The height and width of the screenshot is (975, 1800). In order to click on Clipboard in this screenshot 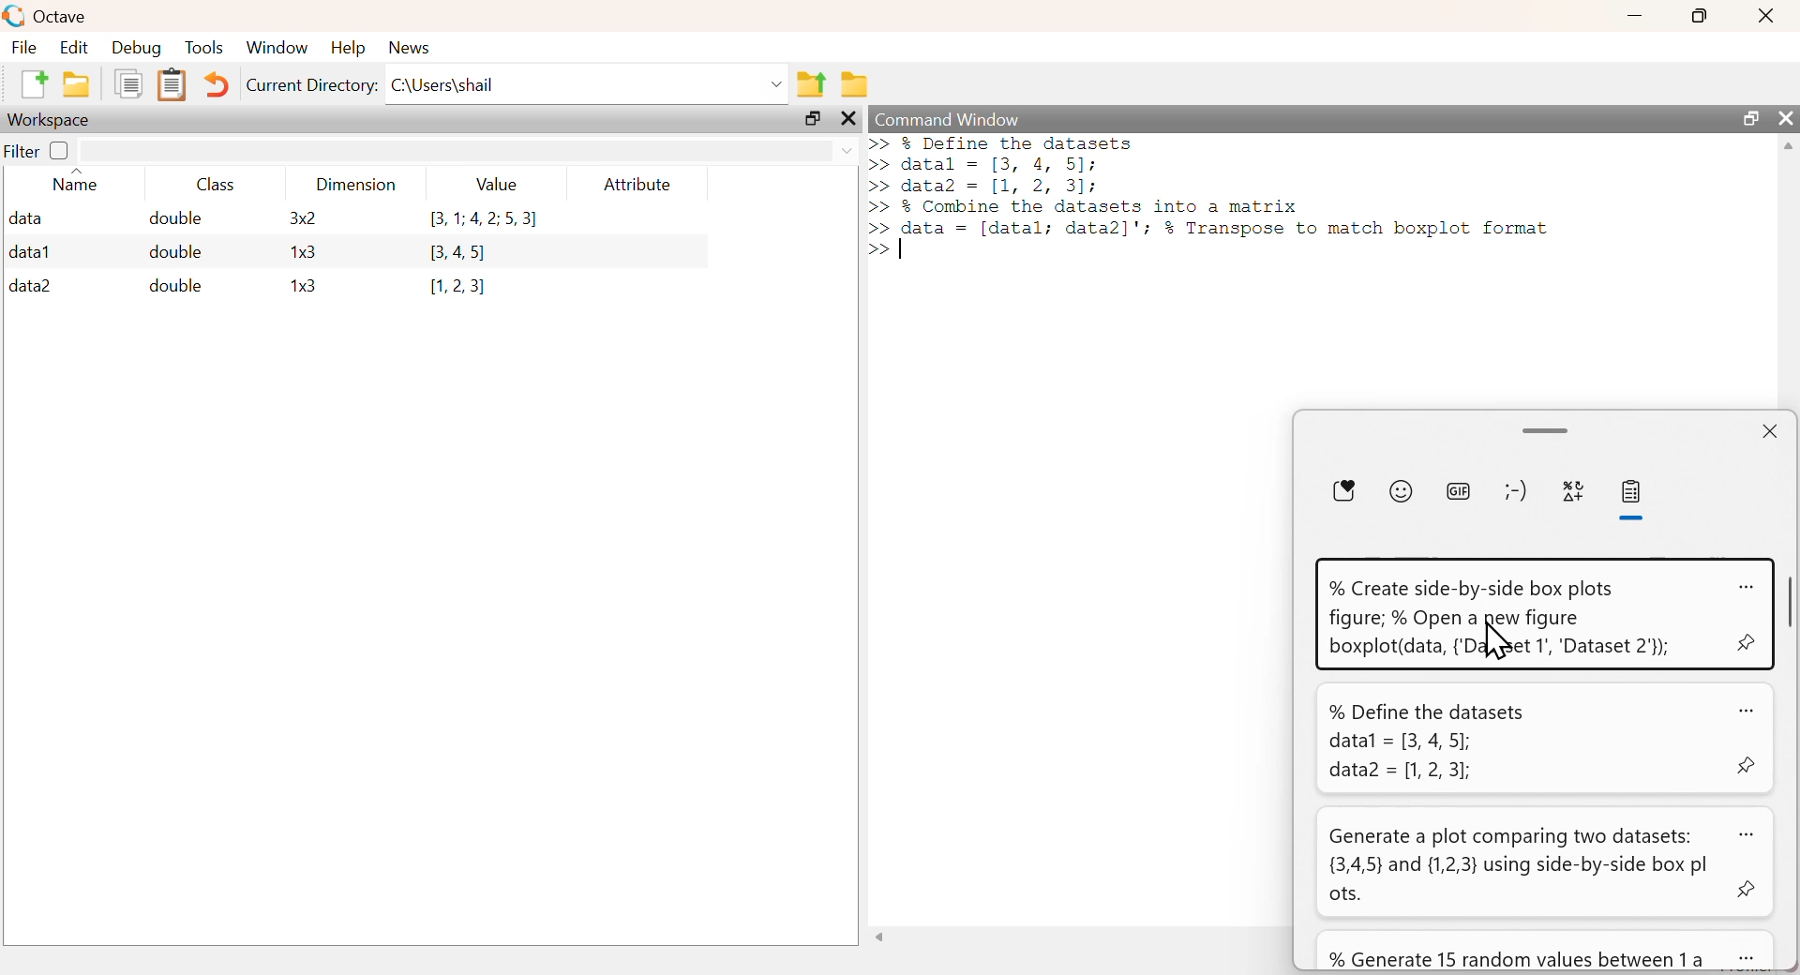, I will do `click(172, 85)`.